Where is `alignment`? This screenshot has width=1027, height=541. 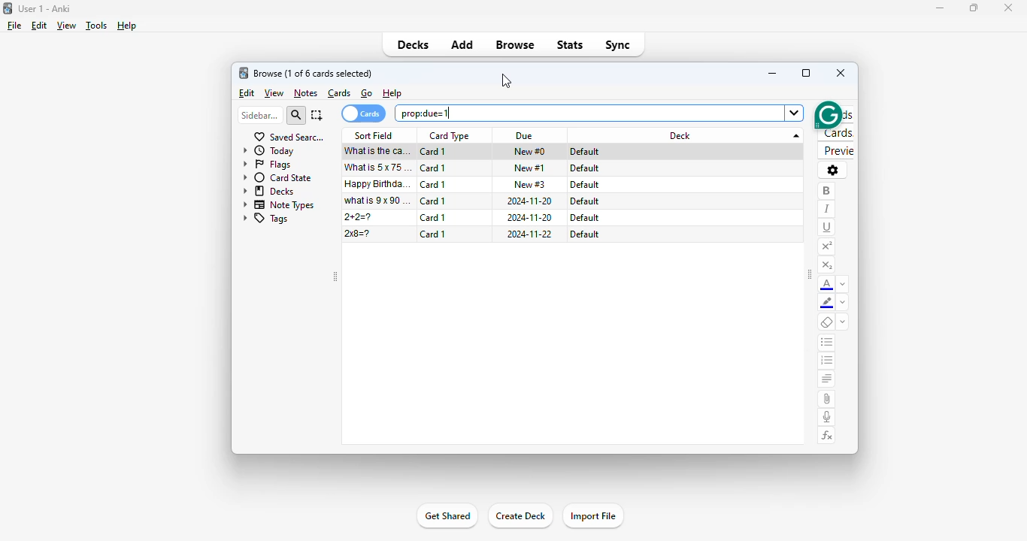
alignment is located at coordinates (828, 379).